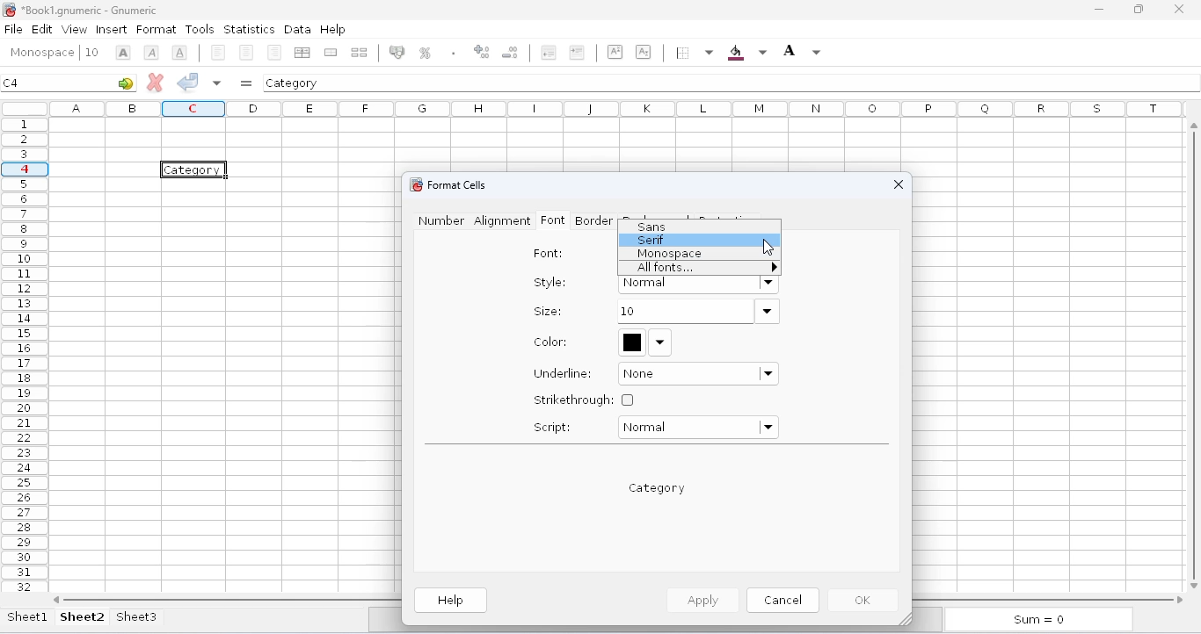 Image resolution: width=1201 pixels, height=634 pixels. I want to click on size:, so click(547, 311).